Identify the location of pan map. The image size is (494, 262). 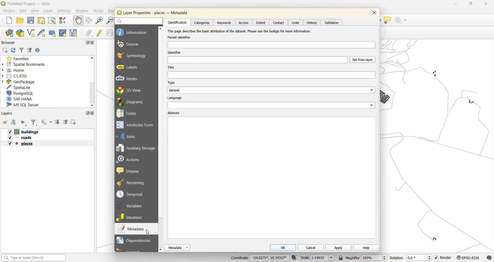
(79, 20).